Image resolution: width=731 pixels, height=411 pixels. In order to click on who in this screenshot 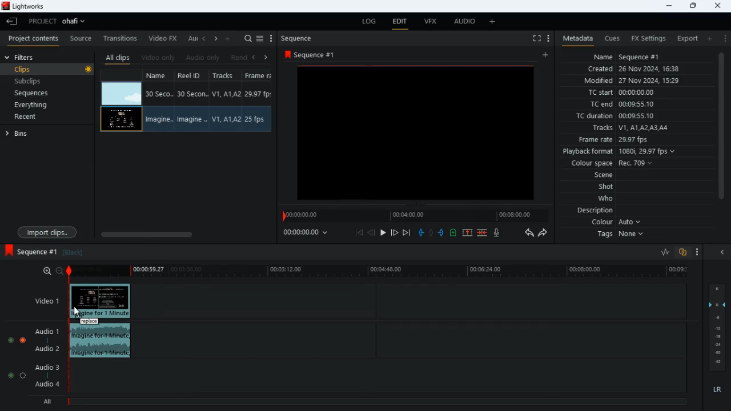, I will do `click(608, 199)`.